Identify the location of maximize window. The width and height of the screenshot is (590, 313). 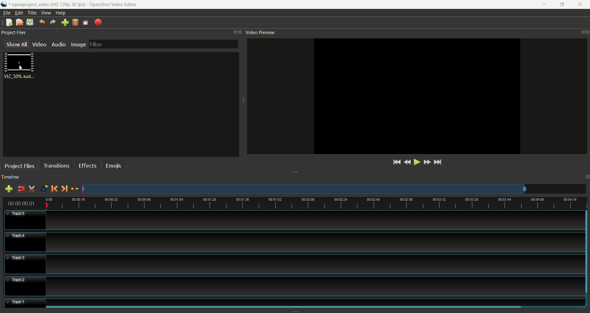
(234, 32).